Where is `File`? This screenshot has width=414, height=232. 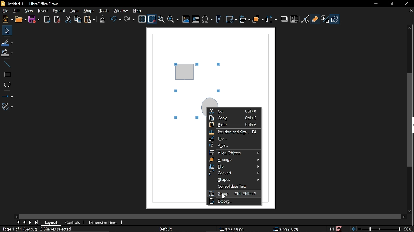 File is located at coordinates (6, 11).